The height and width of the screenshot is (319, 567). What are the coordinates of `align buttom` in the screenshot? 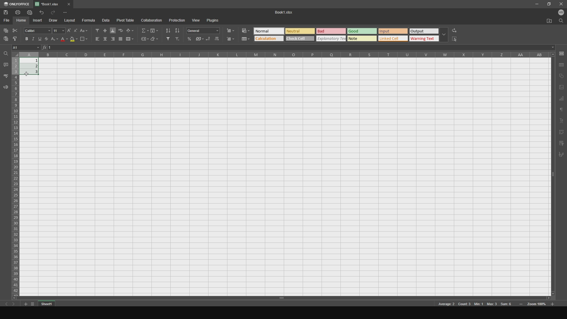 It's located at (112, 30).